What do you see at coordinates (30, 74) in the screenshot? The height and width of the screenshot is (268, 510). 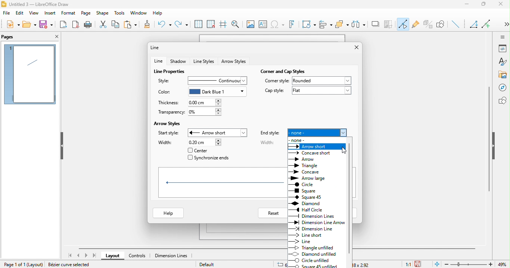 I see `page 1` at bounding box center [30, 74].